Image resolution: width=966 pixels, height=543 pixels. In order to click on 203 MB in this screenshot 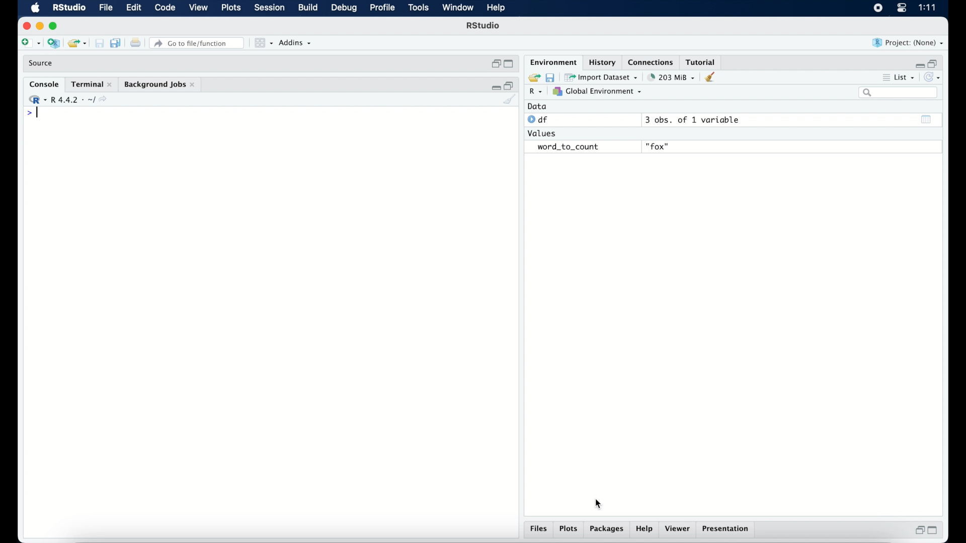, I will do `click(672, 77)`.